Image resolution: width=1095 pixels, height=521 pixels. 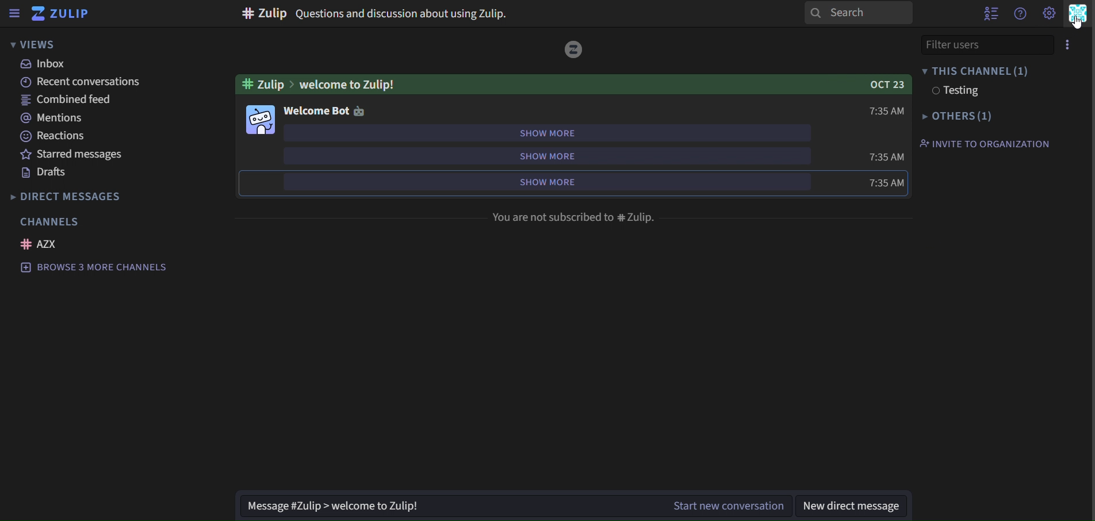 What do you see at coordinates (1373, 15) in the screenshot?
I see `personal menu` at bounding box center [1373, 15].